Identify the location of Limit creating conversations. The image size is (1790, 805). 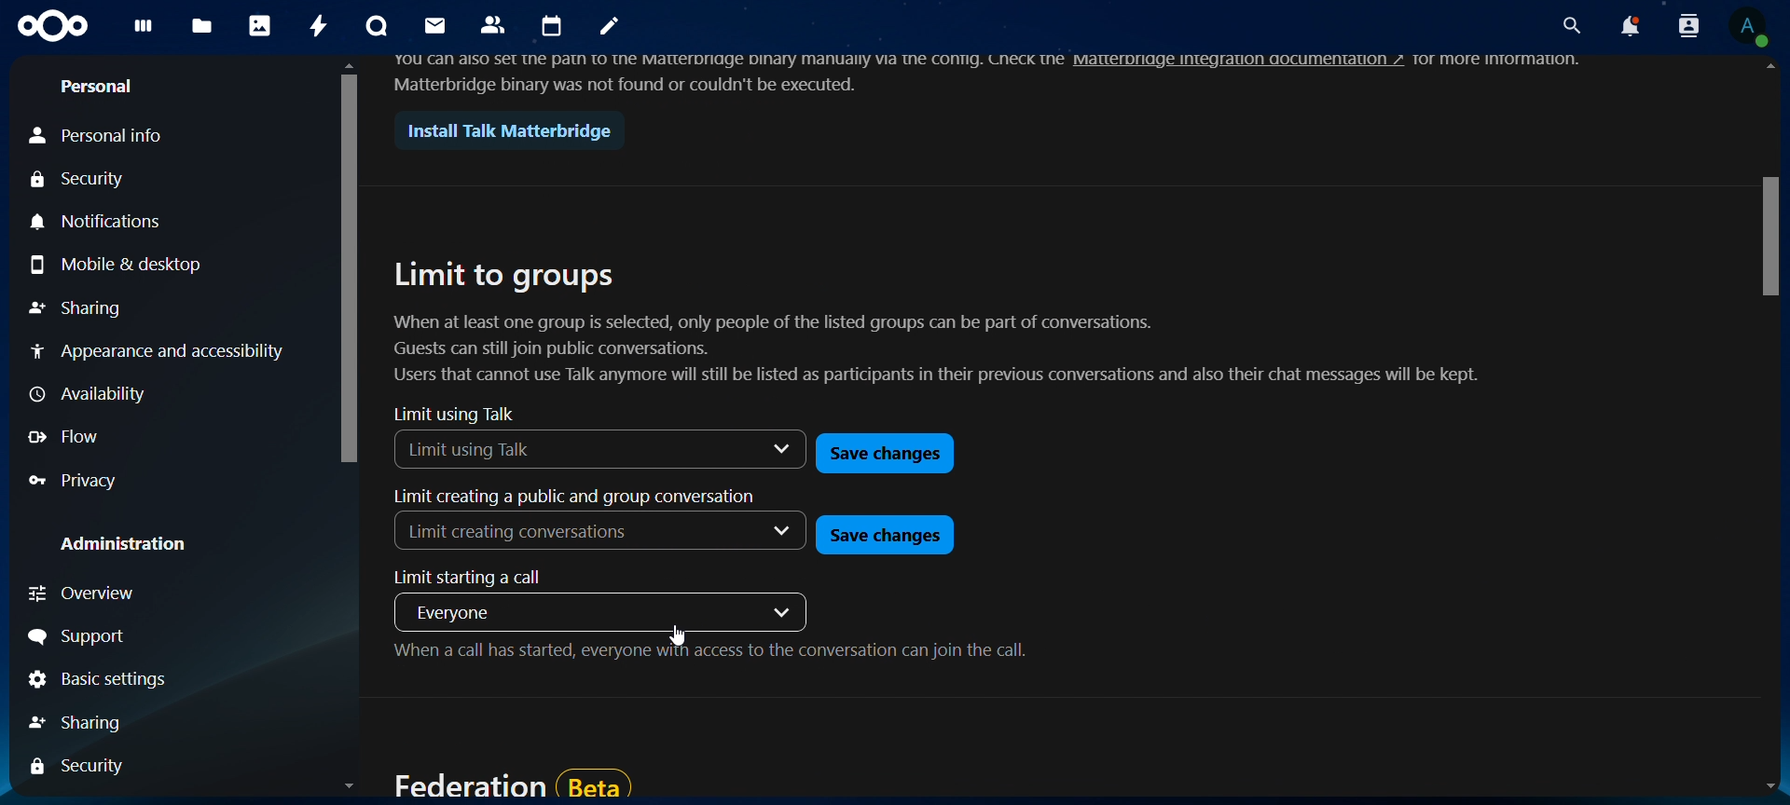
(602, 532).